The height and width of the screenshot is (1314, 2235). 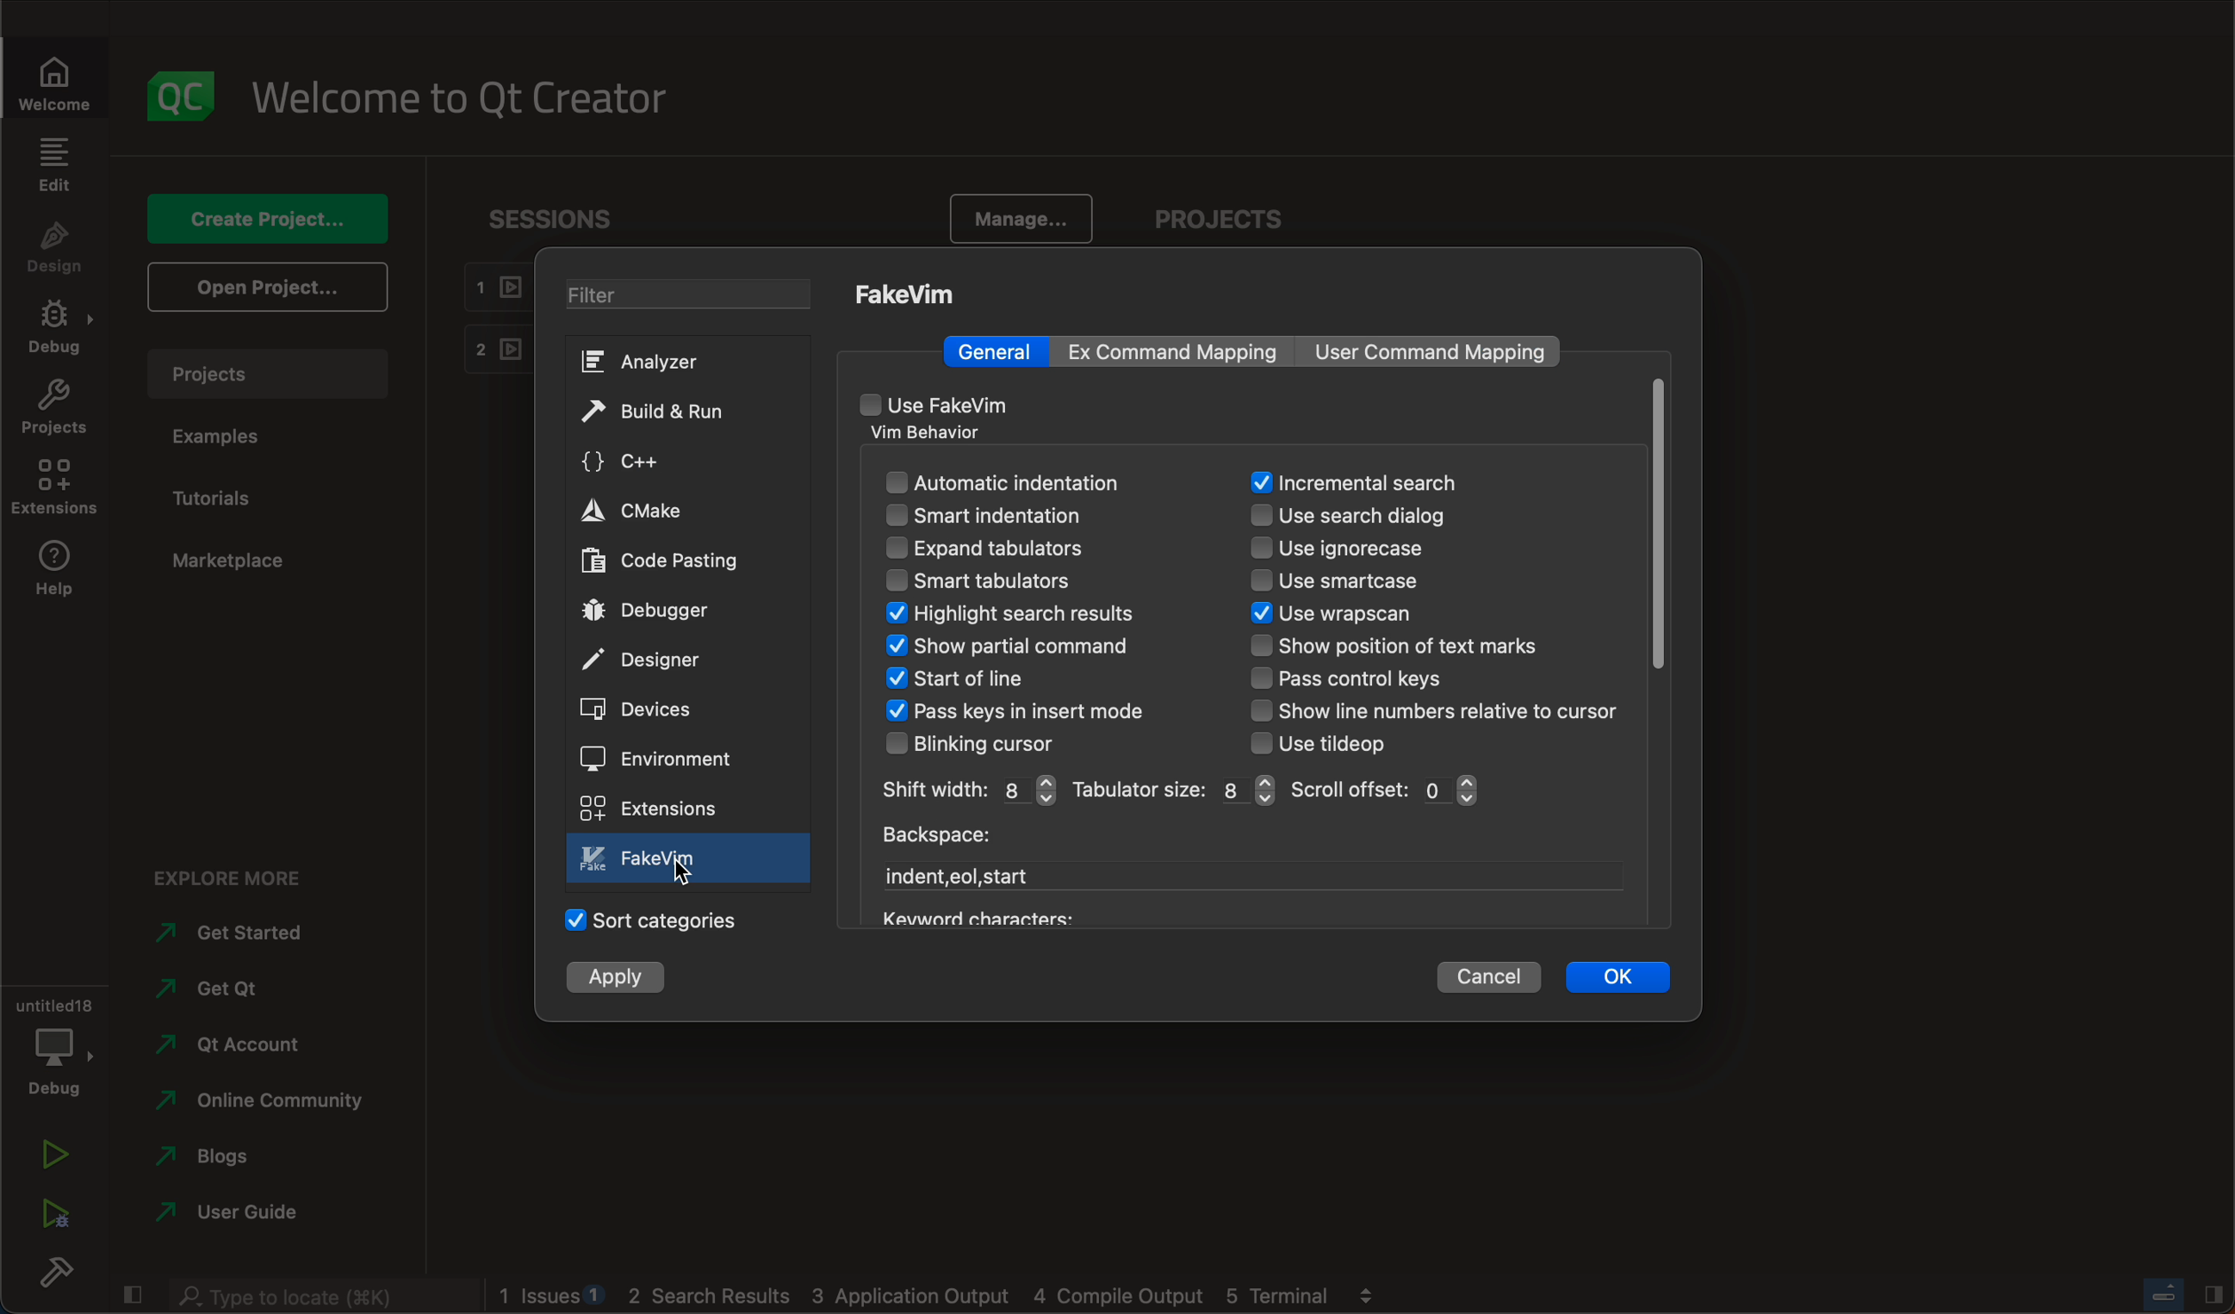 What do you see at coordinates (1000, 351) in the screenshot?
I see `general` at bounding box center [1000, 351].